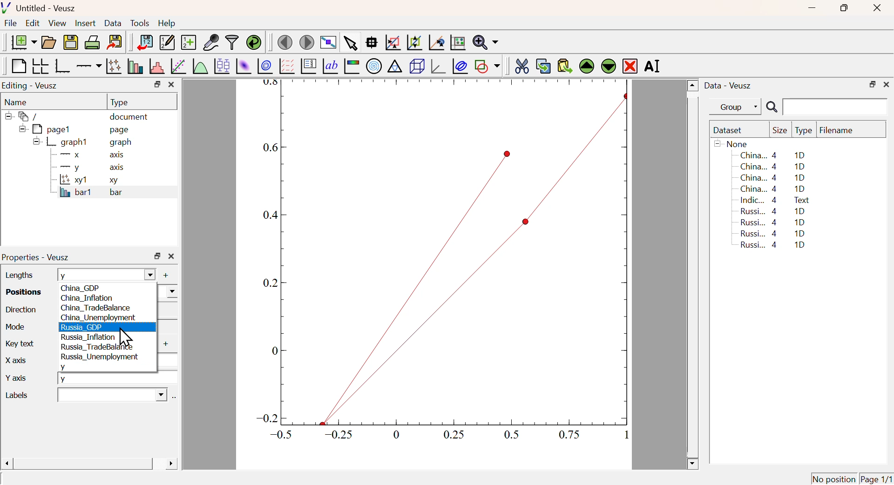 This screenshot has height=485, width=894. What do you see at coordinates (66, 366) in the screenshot?
I see `y` at bounding box center [66, 366].